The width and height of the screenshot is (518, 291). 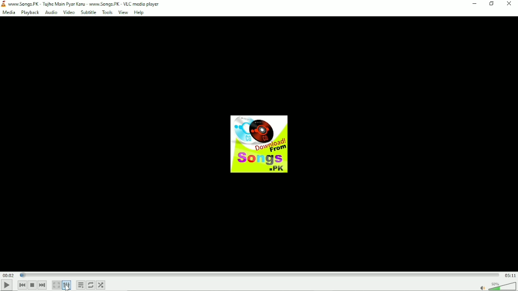 What do you see at coordinates (259, 274) in the screenshot?
I see `Play duration` at bounding box center [259, 274].